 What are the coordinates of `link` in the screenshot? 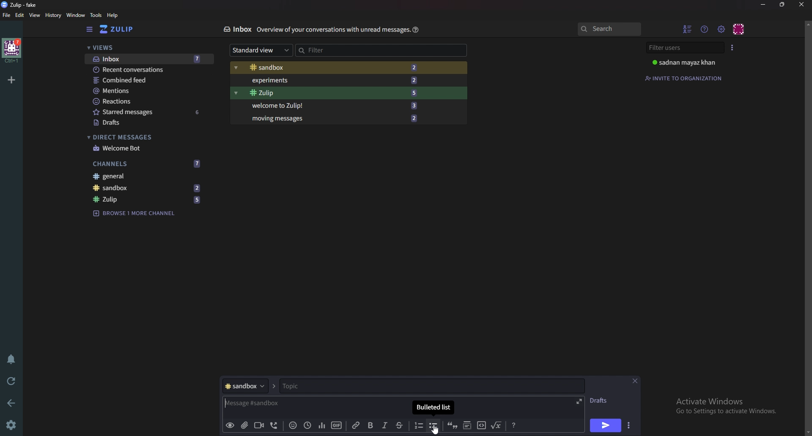 It's located at (357, 425).